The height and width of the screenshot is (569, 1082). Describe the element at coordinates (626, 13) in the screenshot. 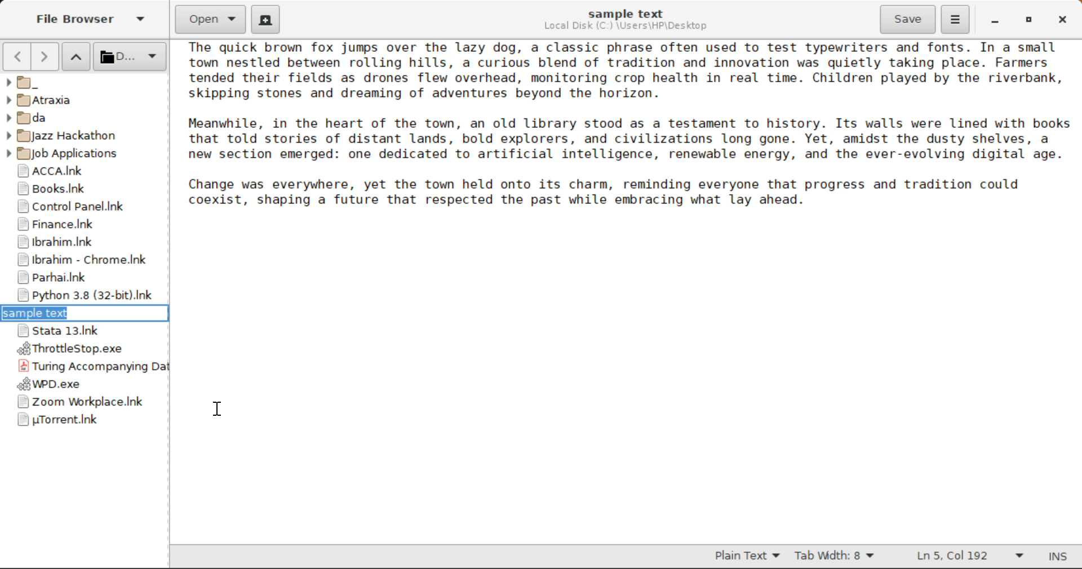

I see `sample text File Name` at that location.